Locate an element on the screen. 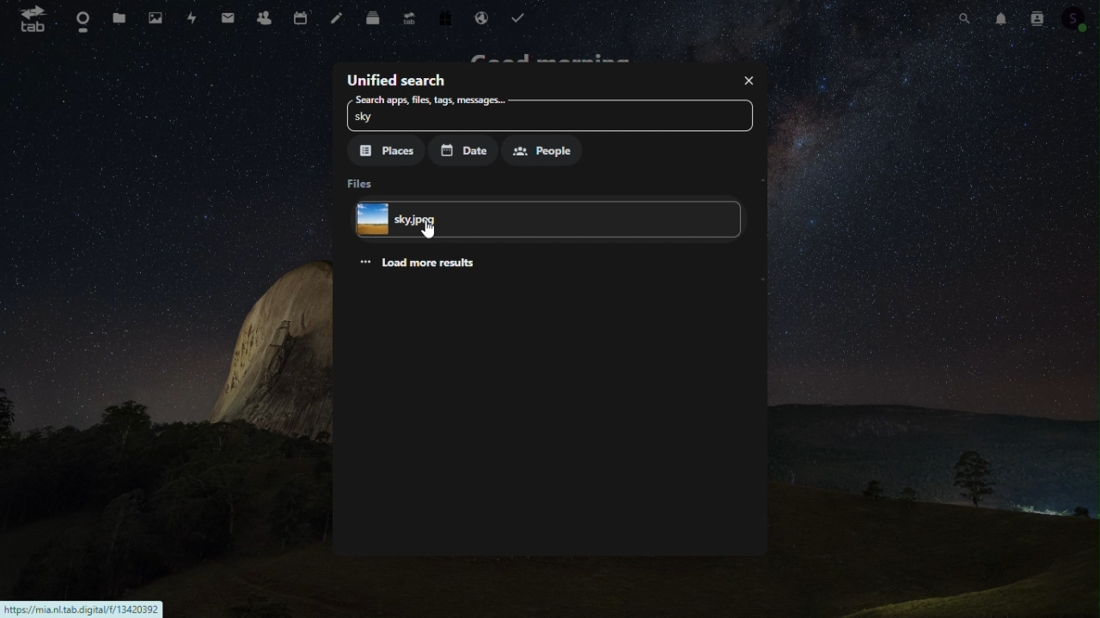 The width and height of the screenshot is (1100, 618). sky is located at coordinates (548, 119).